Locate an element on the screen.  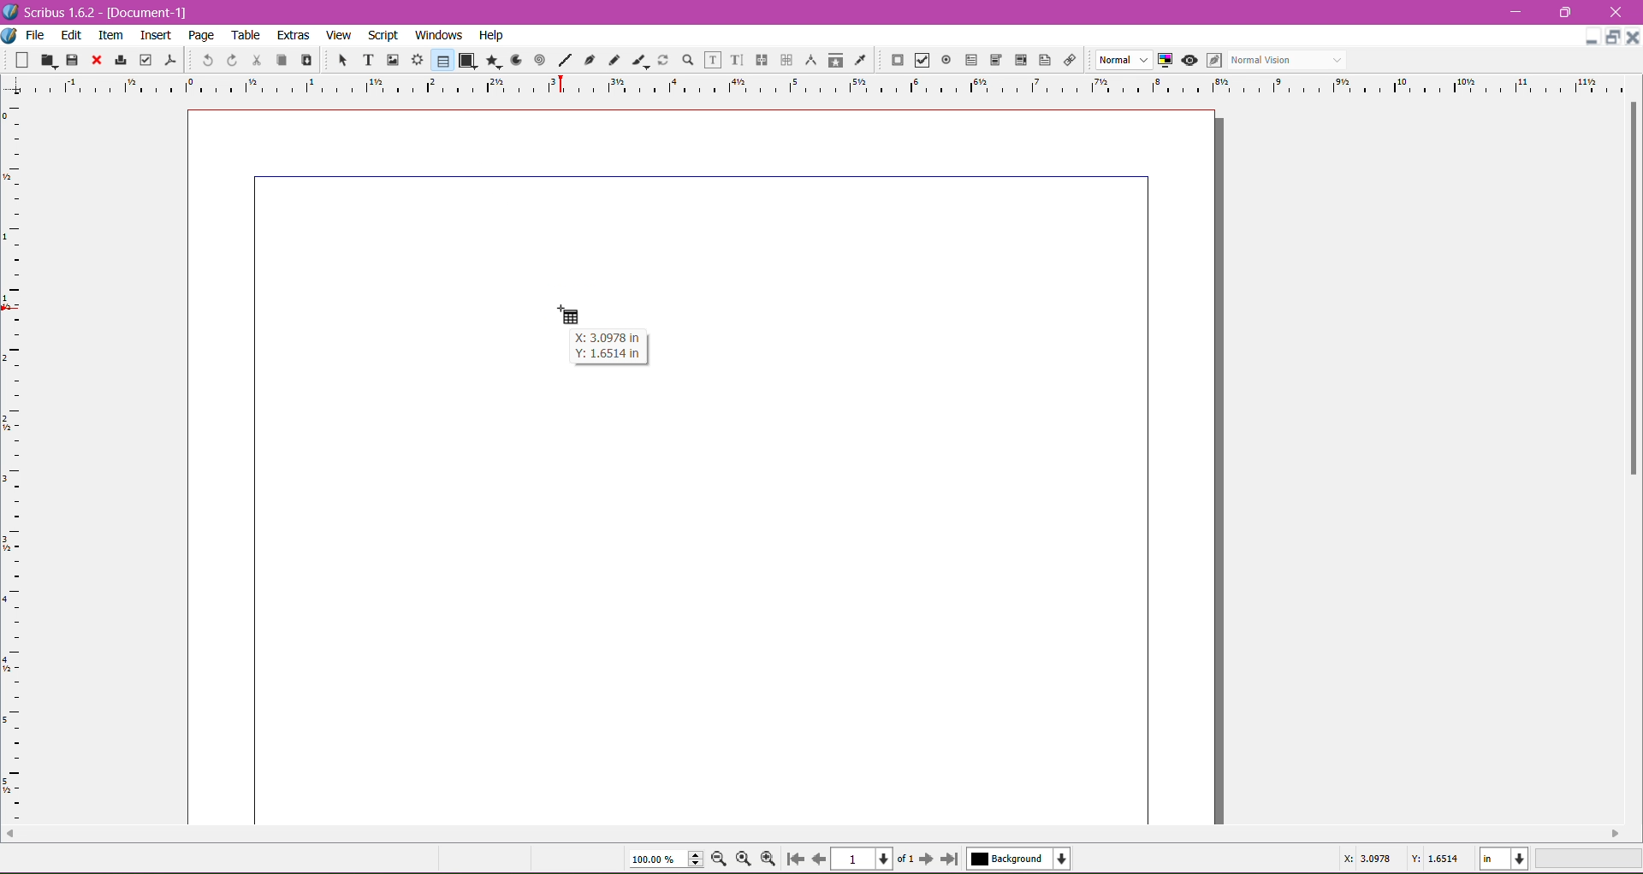
PDF Push button is located at coordinates (895, 61).